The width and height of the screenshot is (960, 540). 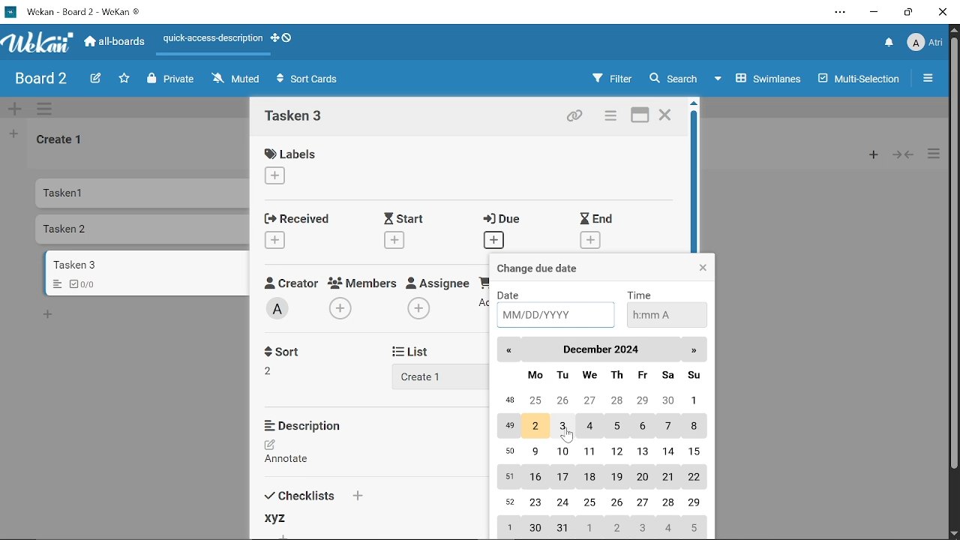 What do you see at coordinates (907, 14) in the screenshot?
I see `Restore down` at bounding box center [907, 14].